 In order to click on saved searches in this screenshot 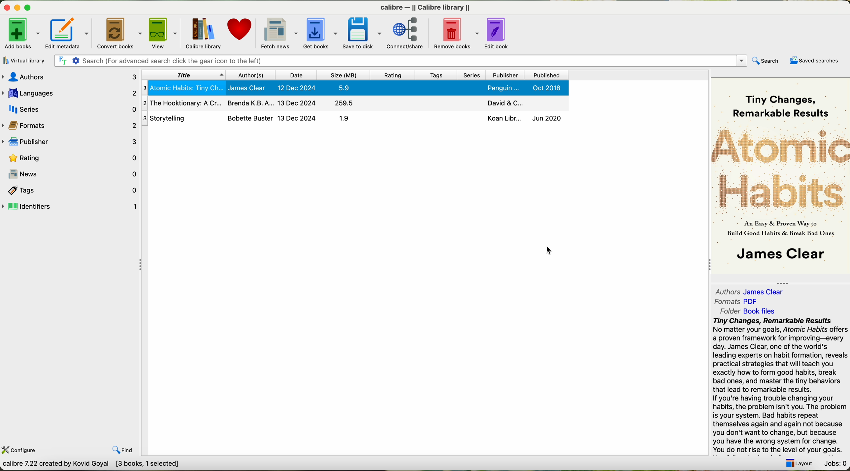, I will do `click(813, 61)`.